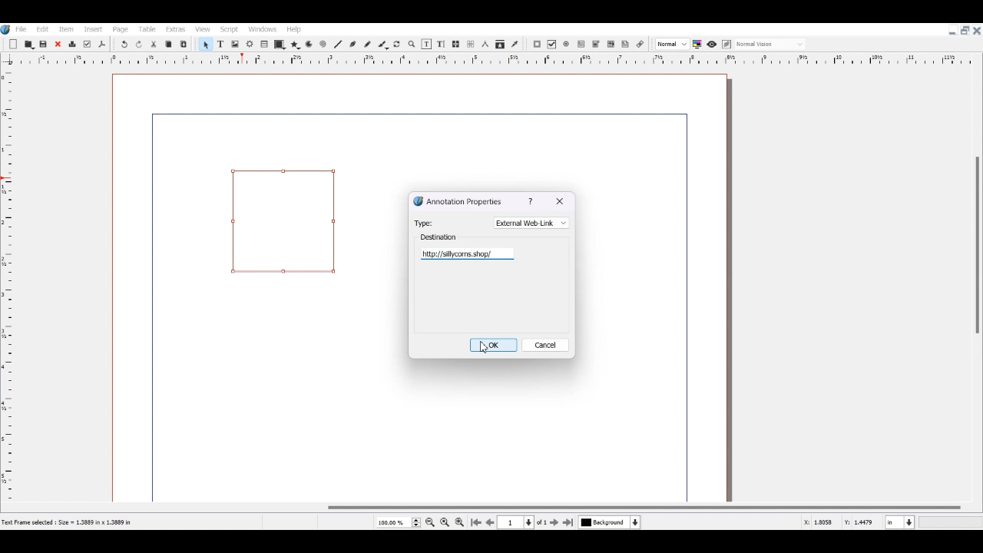  I want to click on Insert, so click(92, 29).